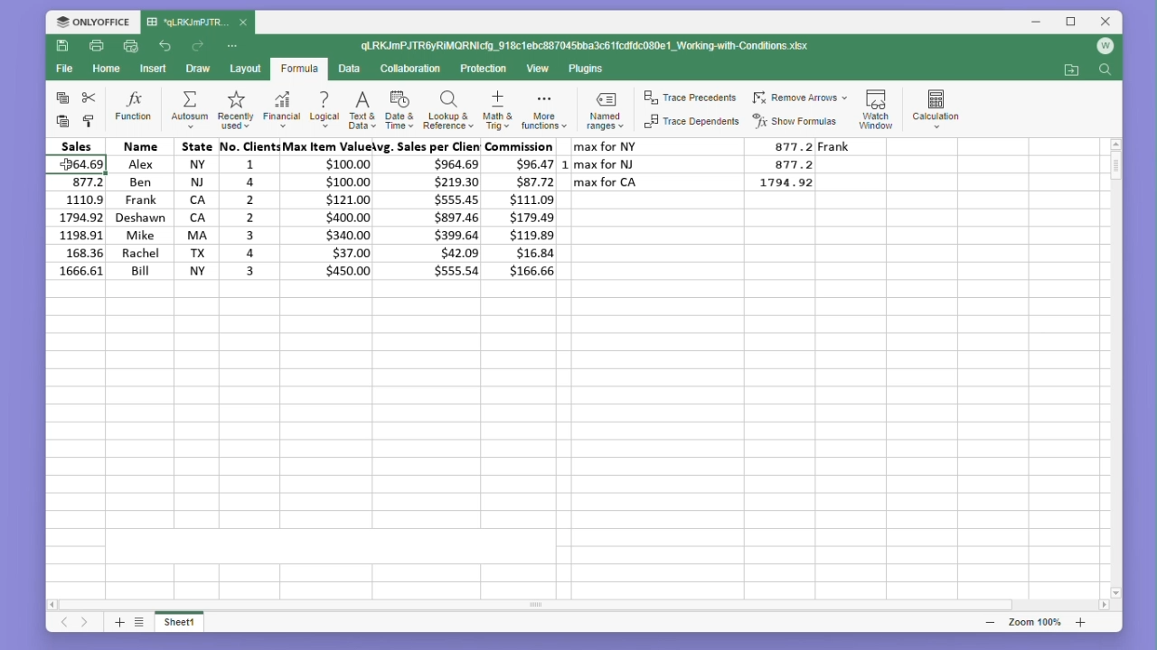  What do you see at coordinates (608, 109) in the screenshot?
I see `Named ranges` at bounding box center [608, 109].